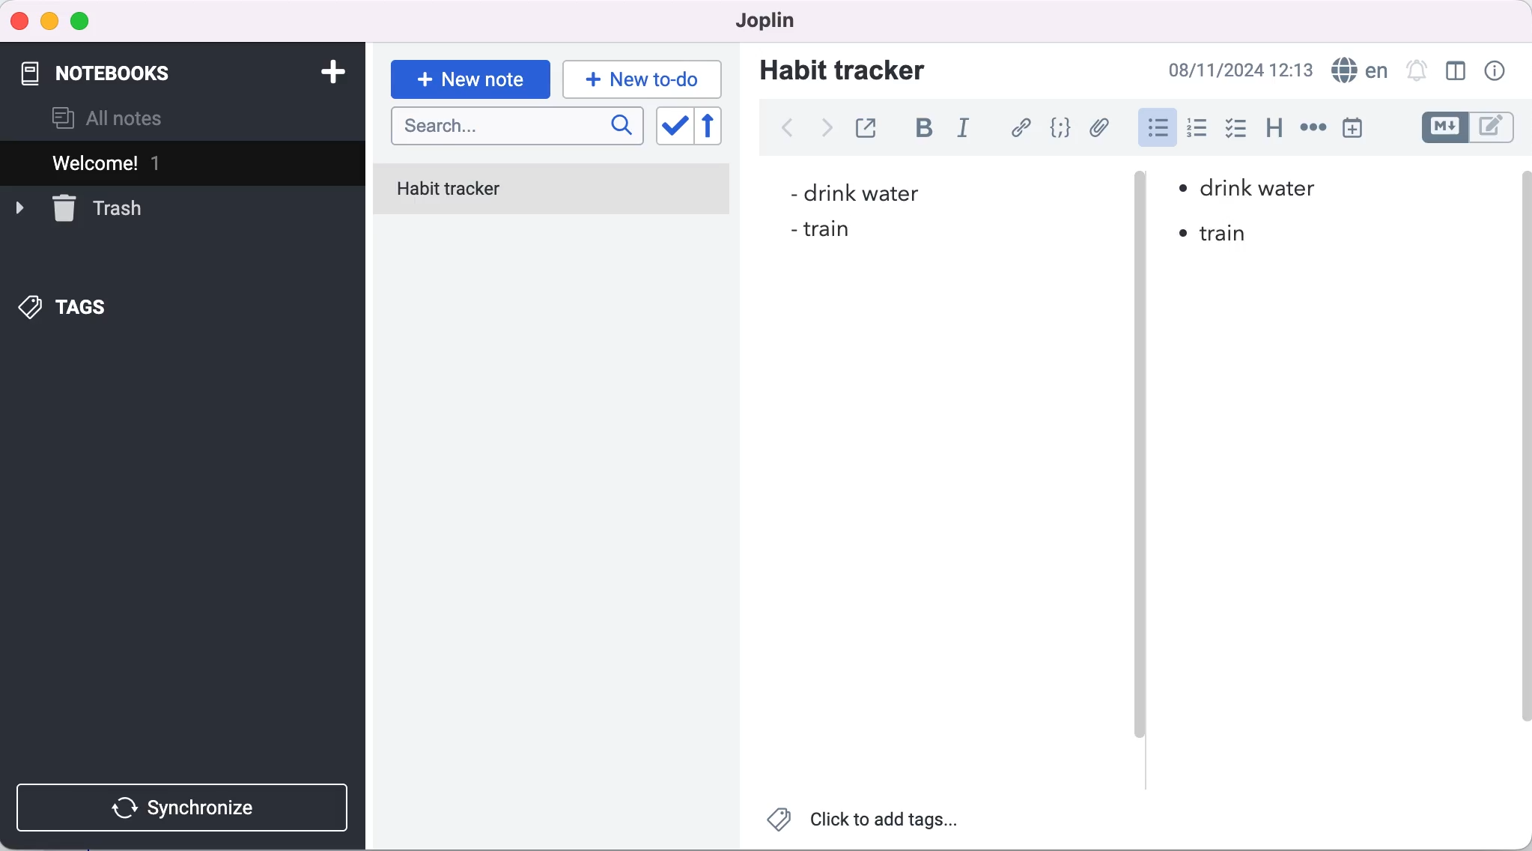 The image size is (1532, 851). What do you see at coordinates (1236, 70) in the screenshot?
I see `08/11/2024 12:13` at bounding box center [1236, 70].